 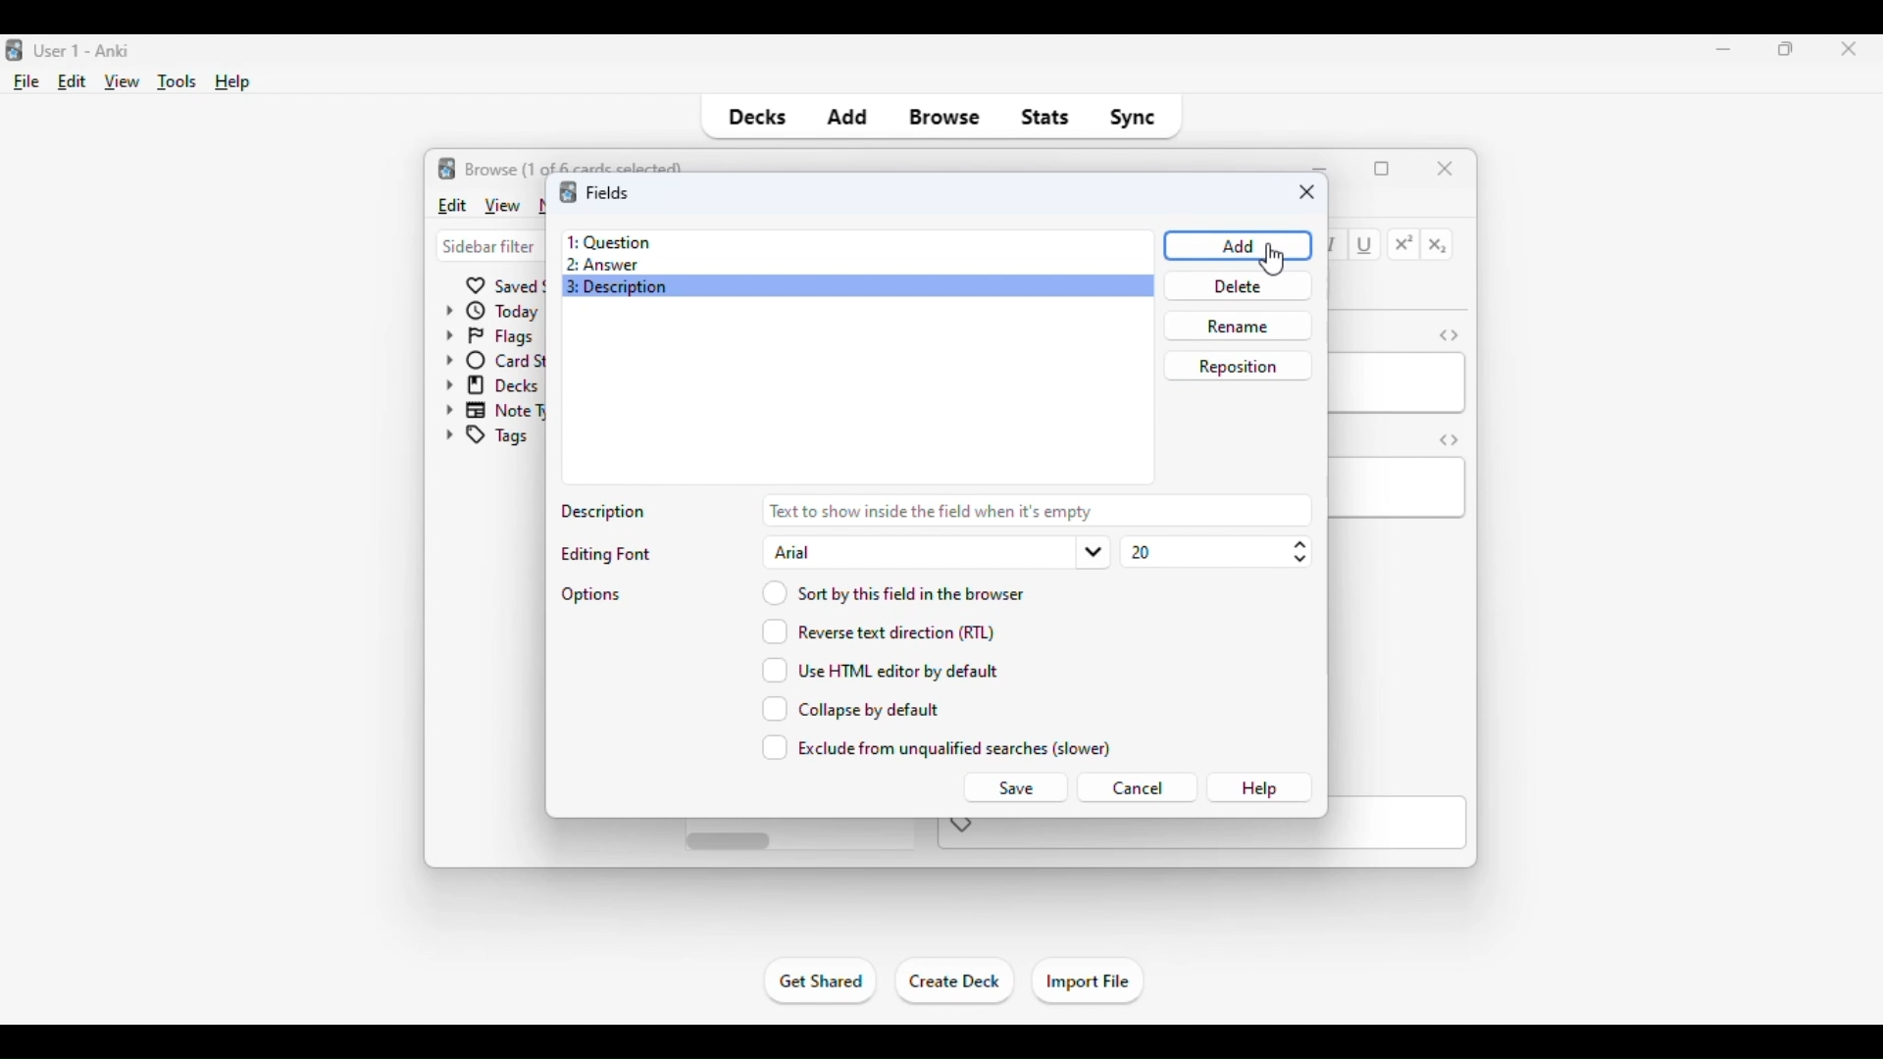 What do you see at coordinates (1366, 246) in the screenshot?
I see `underline` at bounding box center [1366, 246].